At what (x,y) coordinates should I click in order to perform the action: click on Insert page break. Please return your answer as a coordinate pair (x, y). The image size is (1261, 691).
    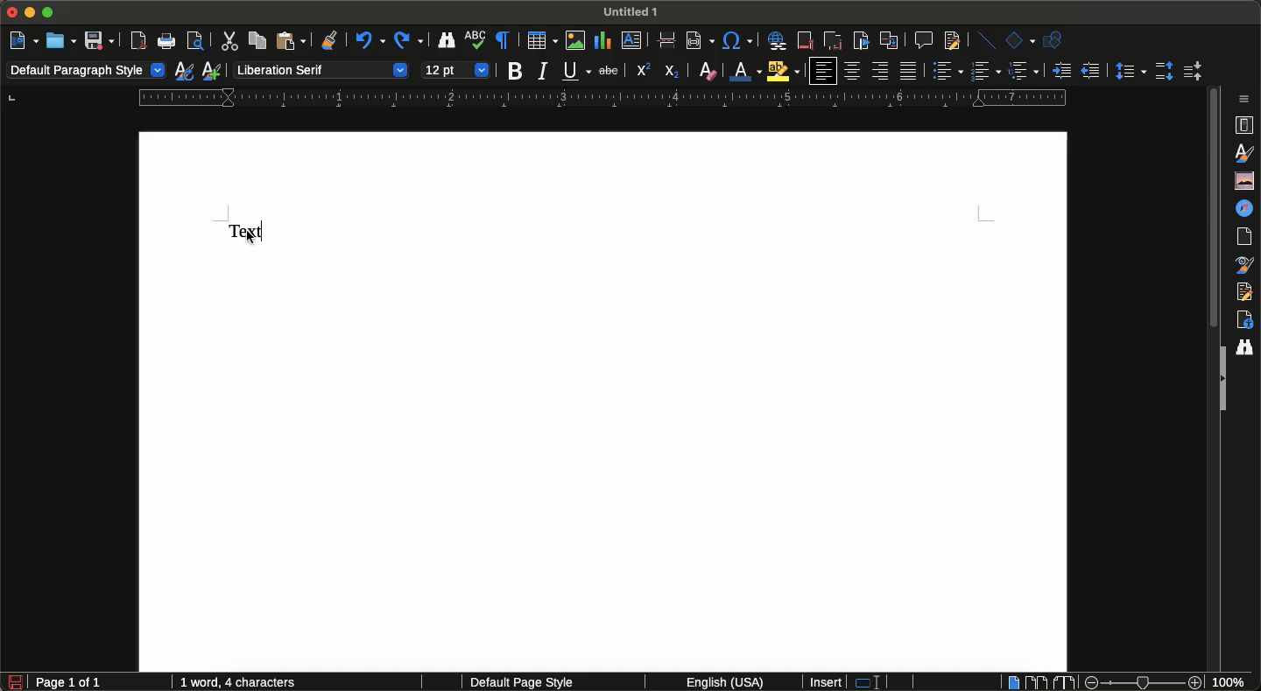
    Looking at the image, I should click on (666, 42).